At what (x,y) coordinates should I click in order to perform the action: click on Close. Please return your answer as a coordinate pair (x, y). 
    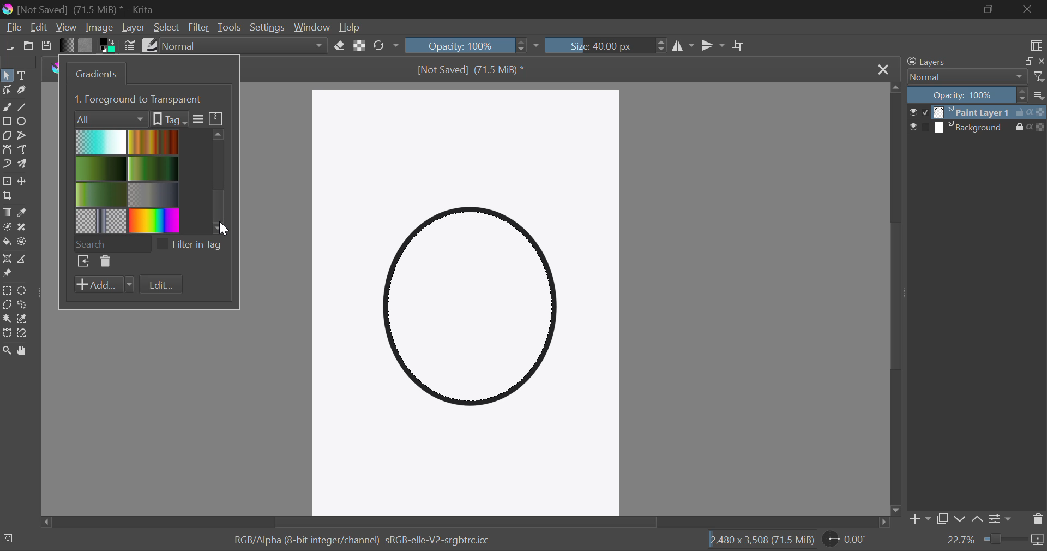
    Looking at the image, I should click on (883, 70).